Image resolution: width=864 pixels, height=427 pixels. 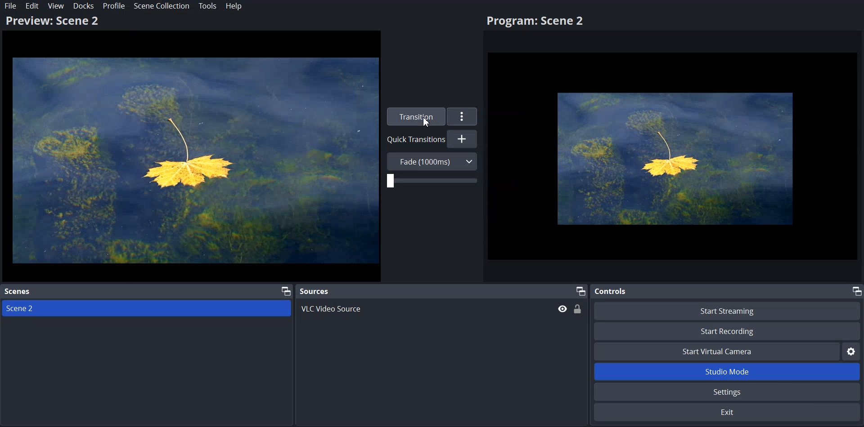 I want to click on Maximize, so click(x=280, y=290).